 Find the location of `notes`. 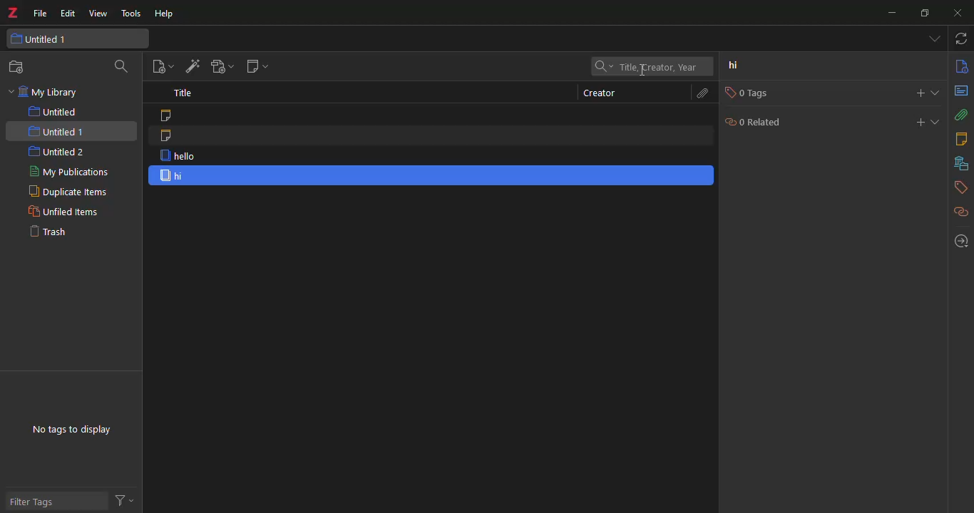

notes is located at coordinates (963, 139).